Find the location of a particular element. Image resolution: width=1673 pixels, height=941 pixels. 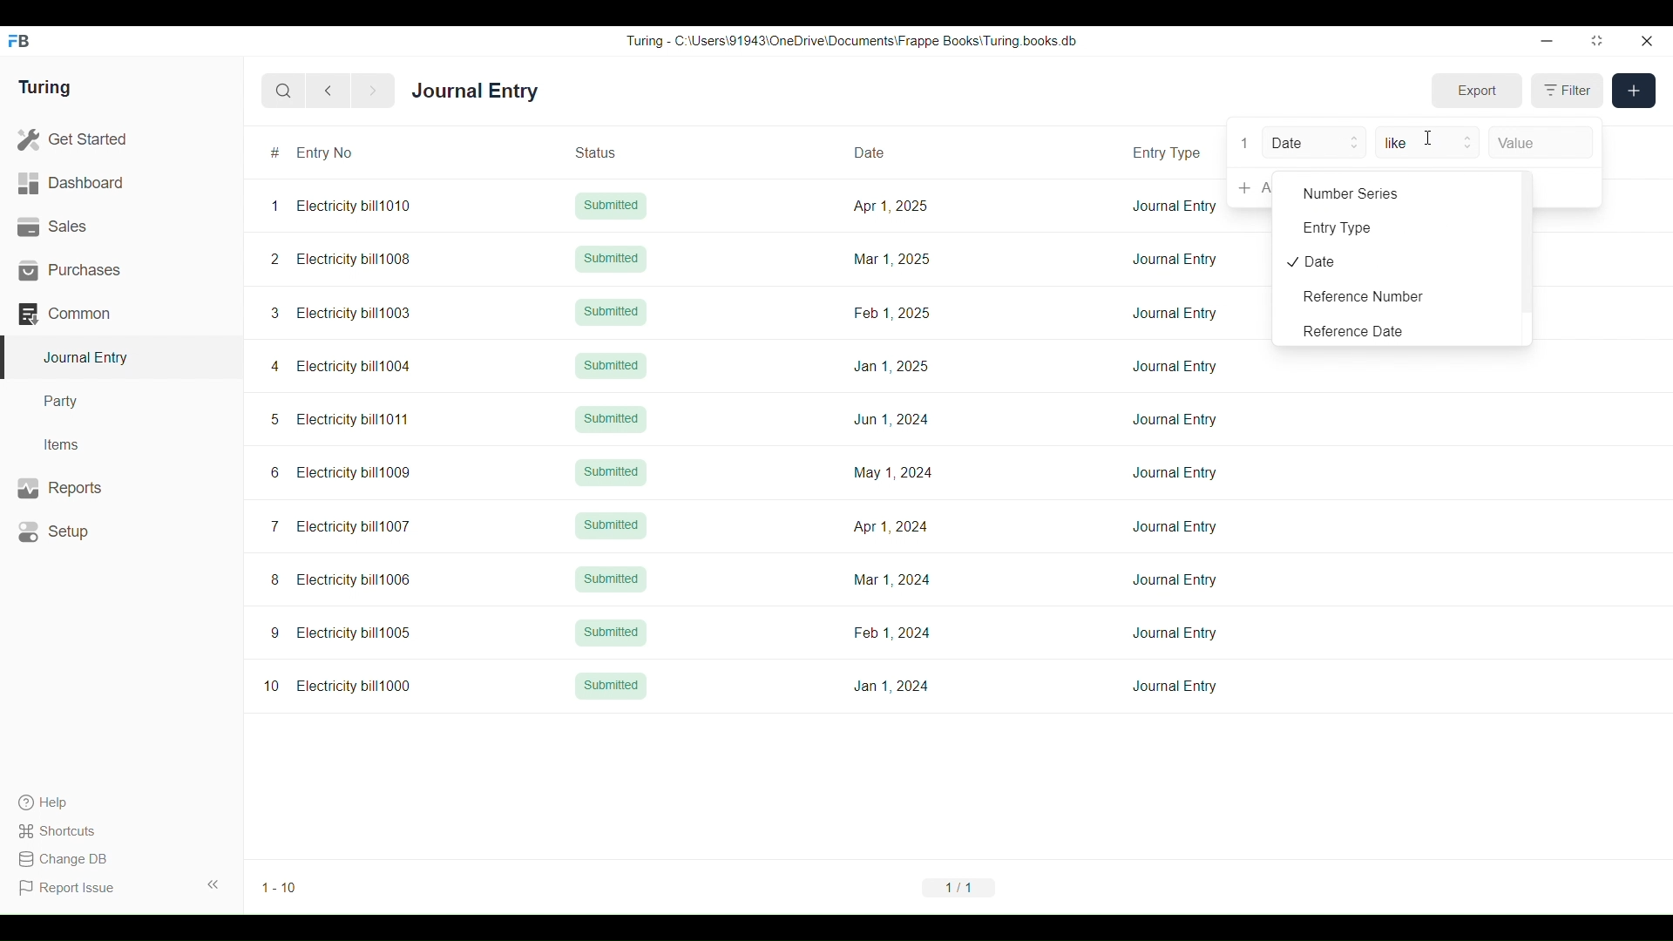

Mar 1, 2025 is located at coordinates (890, 259).